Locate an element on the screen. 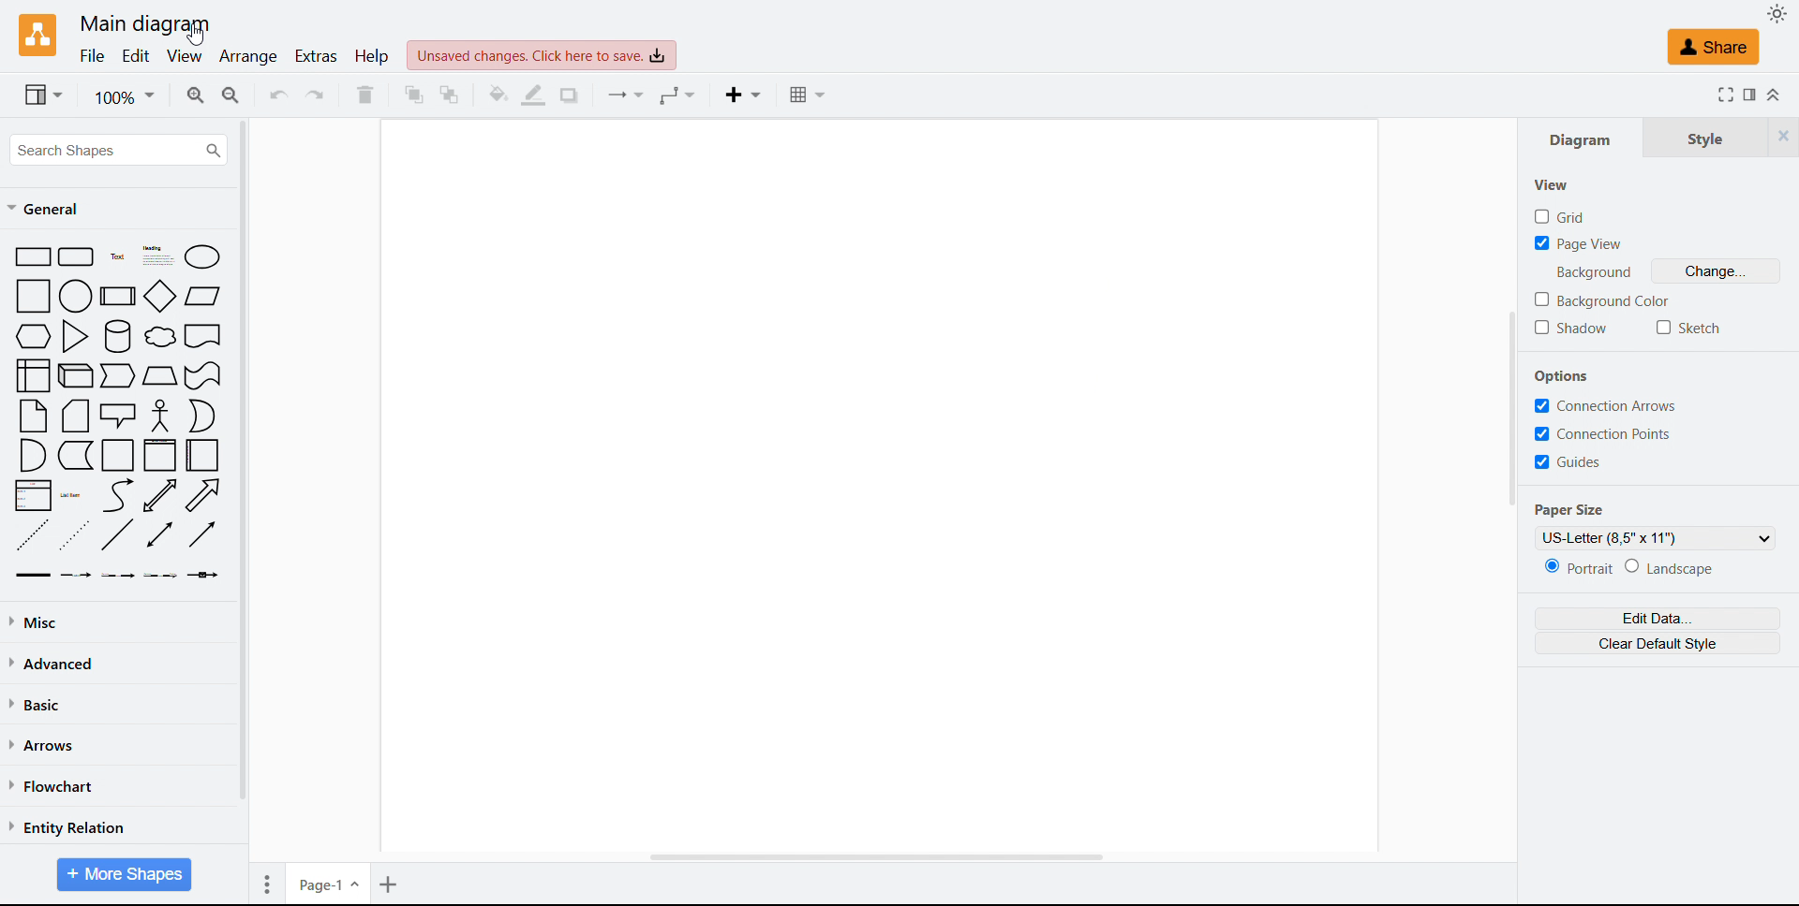 The image size is (1799, 906). Delete  is located at coordinates (365, 95).